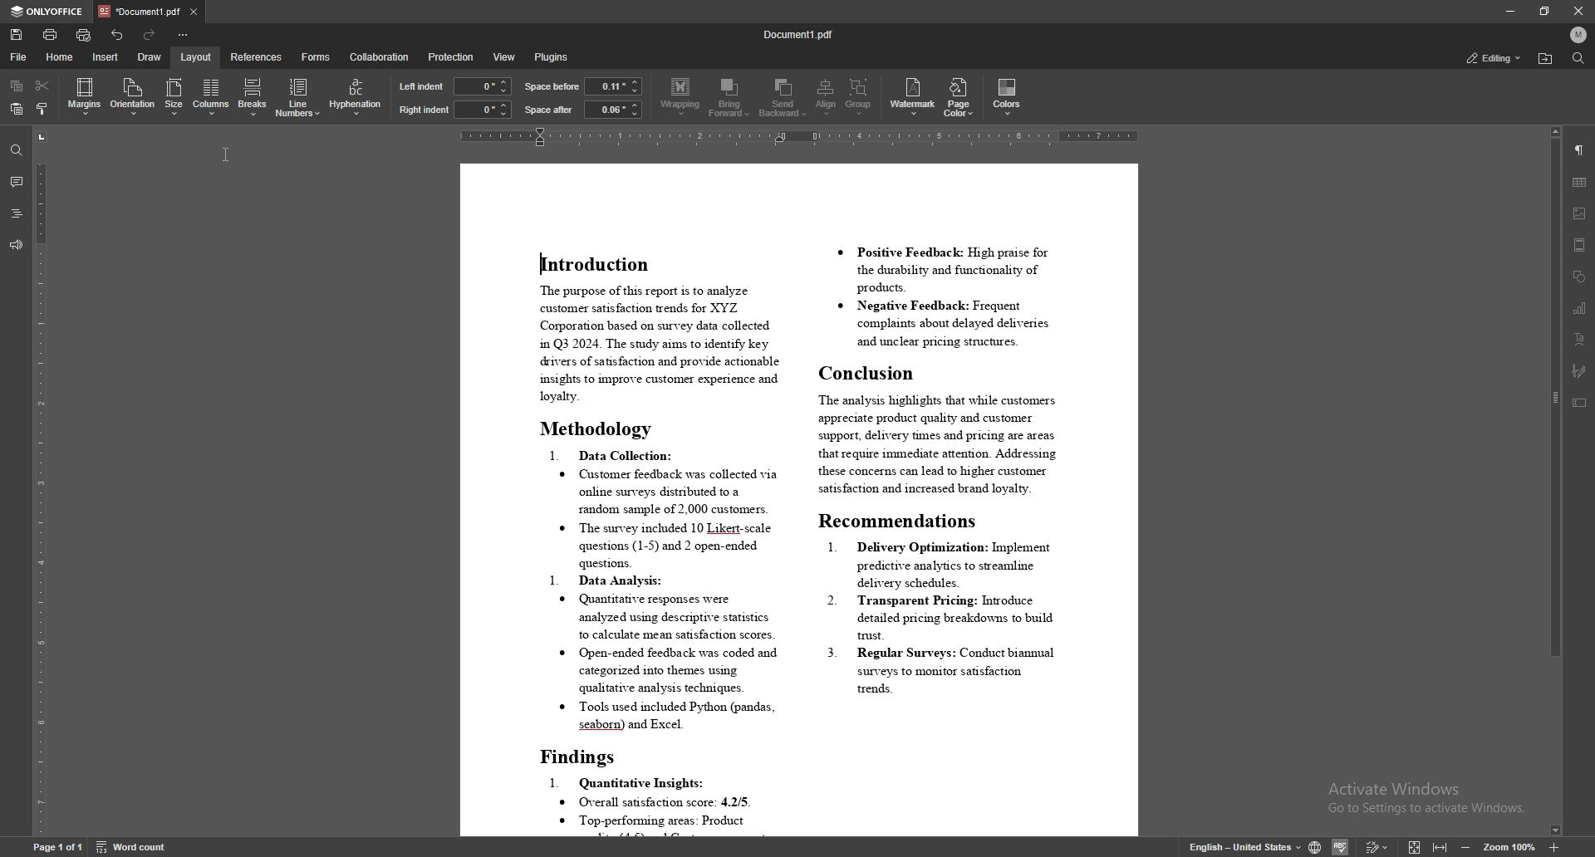 Image resolution: width=1595 pixels, height=857 pixels. Describe the element at coordinates (730, 97) in the screenshot. I see `bring forward` at that location.